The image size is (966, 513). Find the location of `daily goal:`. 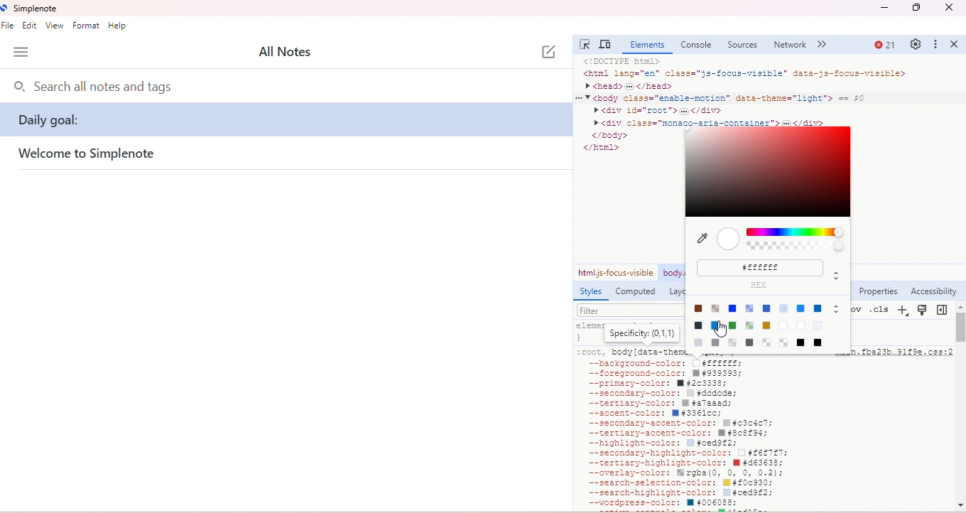

daily goal: is located at coordinates (286, 120).